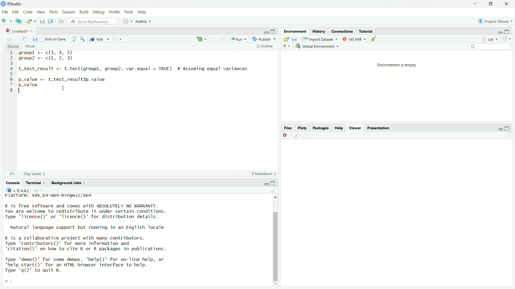 This screenshot has height=289, width=515. What do you see at coordinates (266, 32) in the screenshot?
I see `minimise` at bounding box center [266, 32].